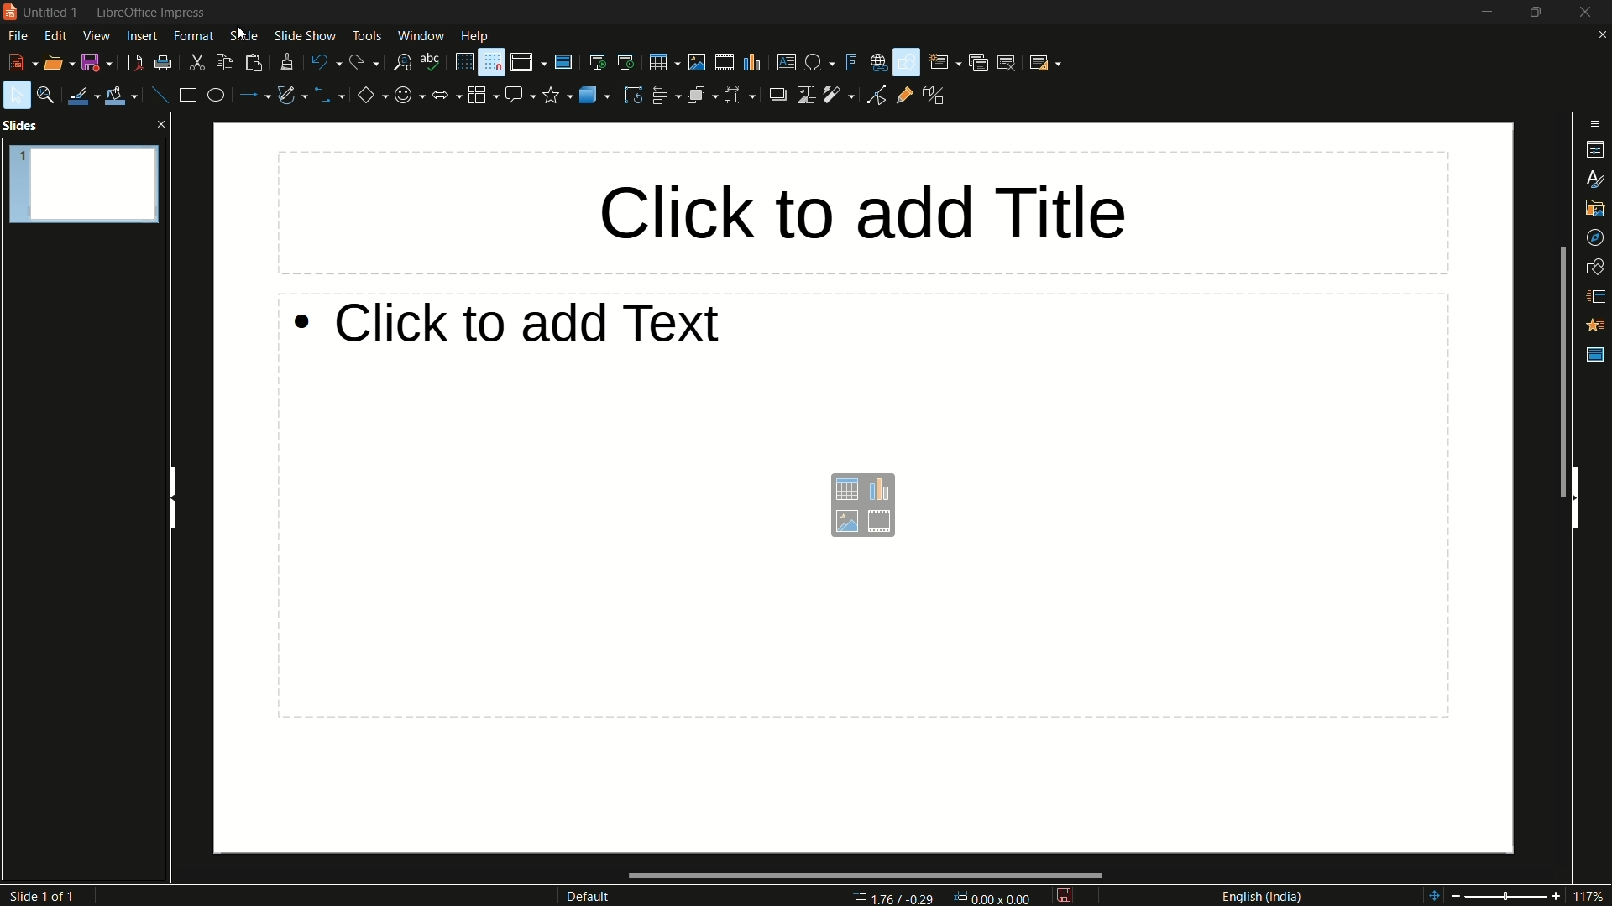 Image resolution: width=1612 pixels, height=906 pixels. I want to click on close pane, so click(160, 125).